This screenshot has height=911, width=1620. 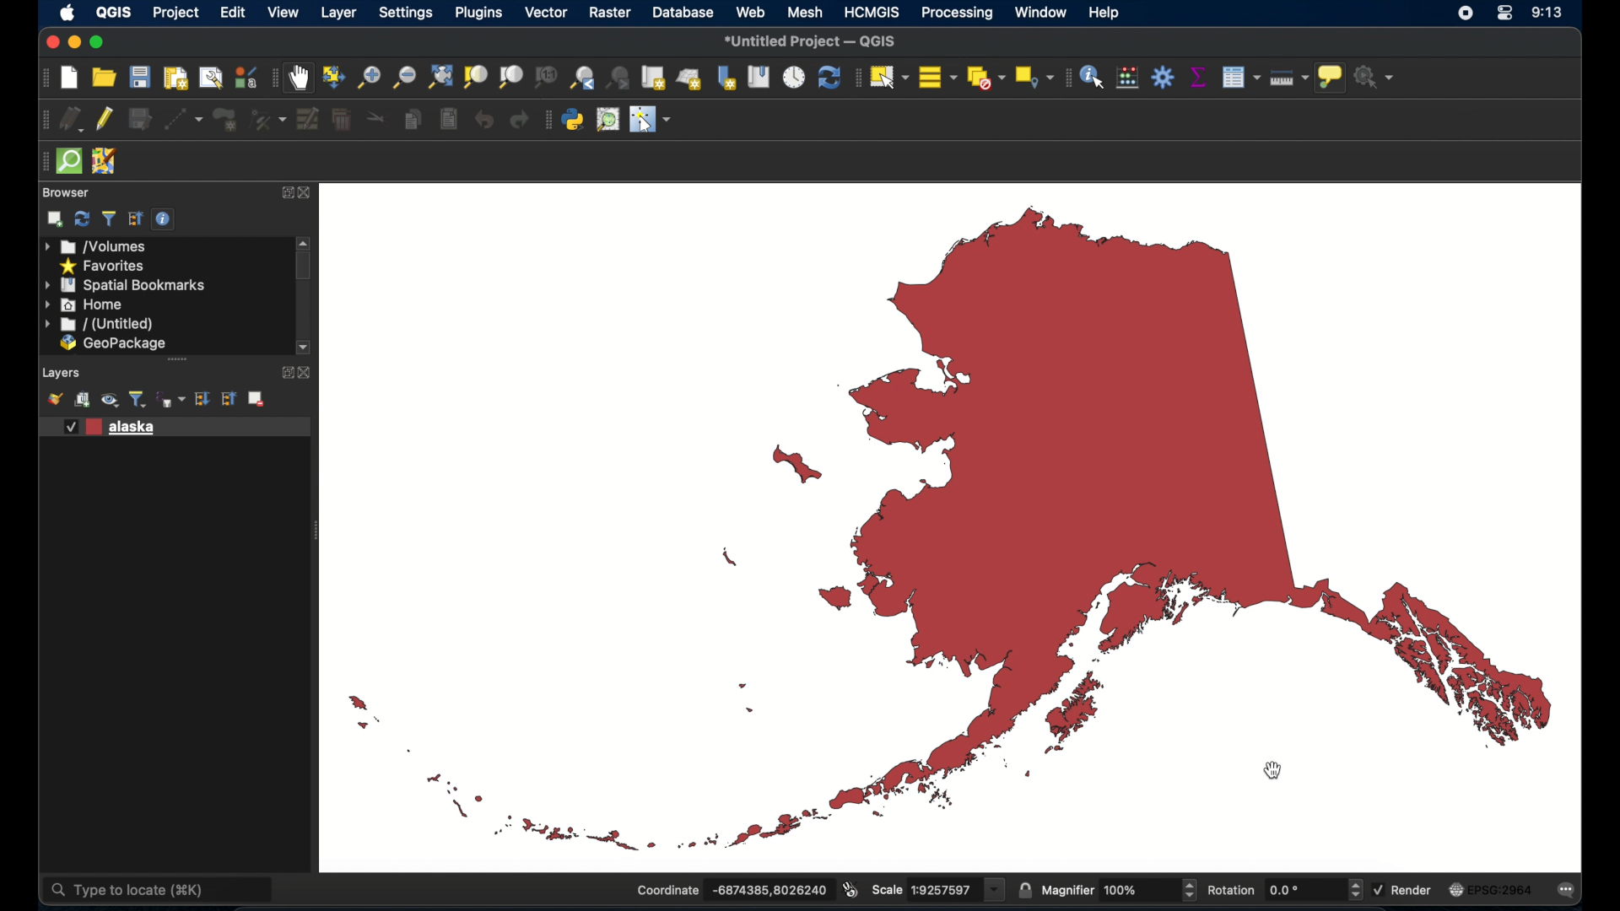 What do you see at coordinates (141, 78) in the screenshot?
I see `save project` at bounding box center [141, 78].